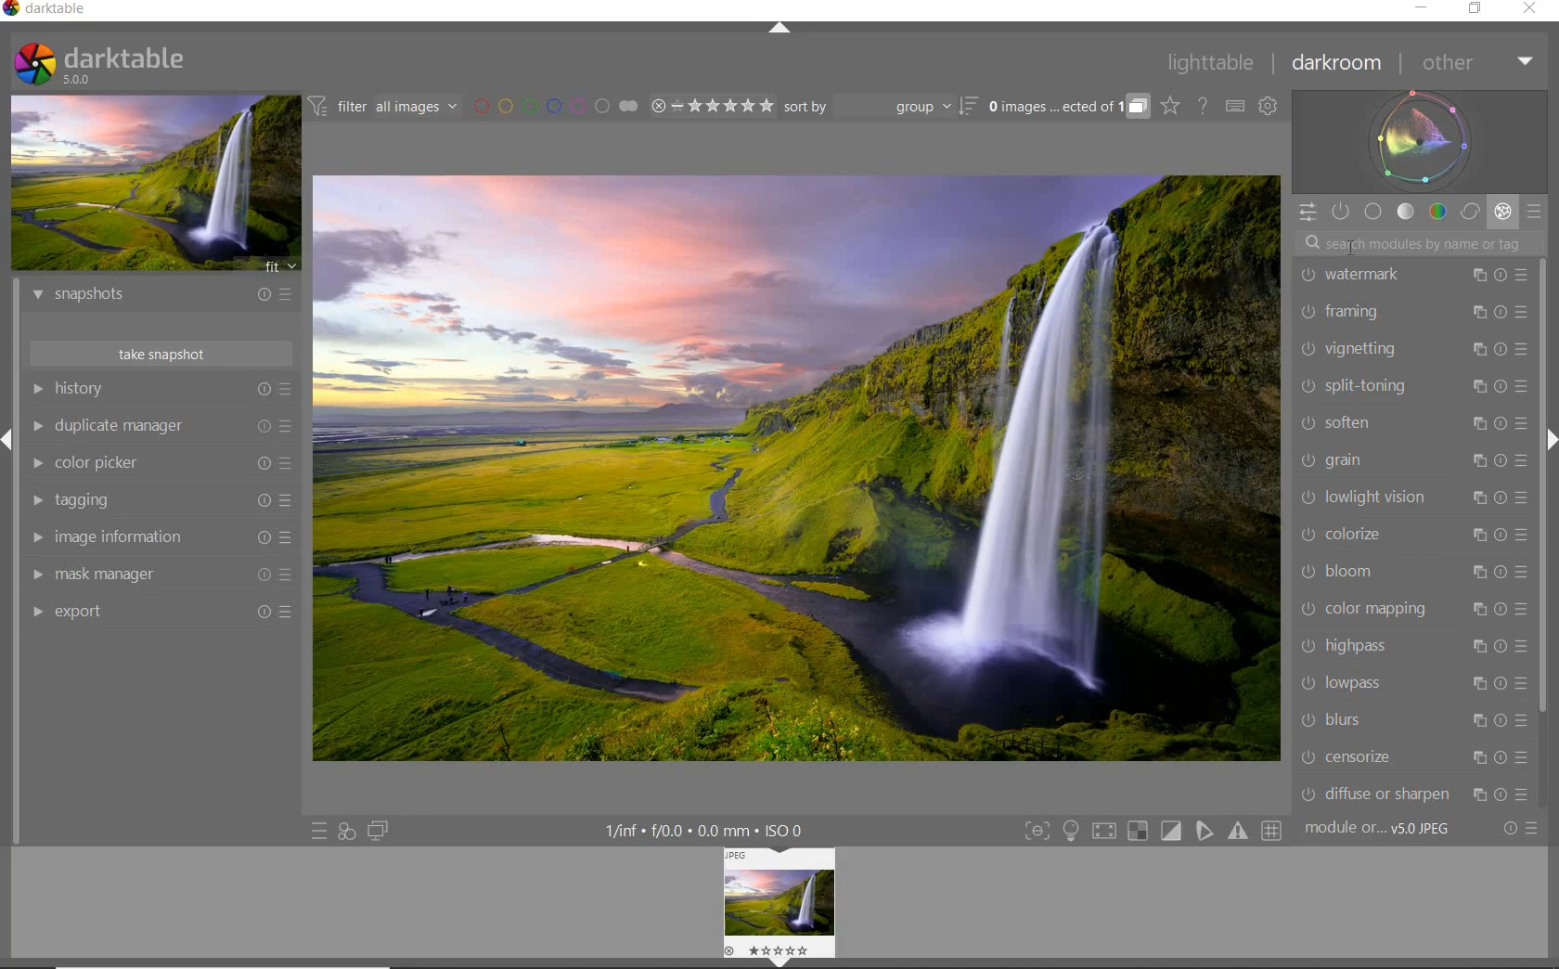  I want to click on tagging, so click(161, 500).